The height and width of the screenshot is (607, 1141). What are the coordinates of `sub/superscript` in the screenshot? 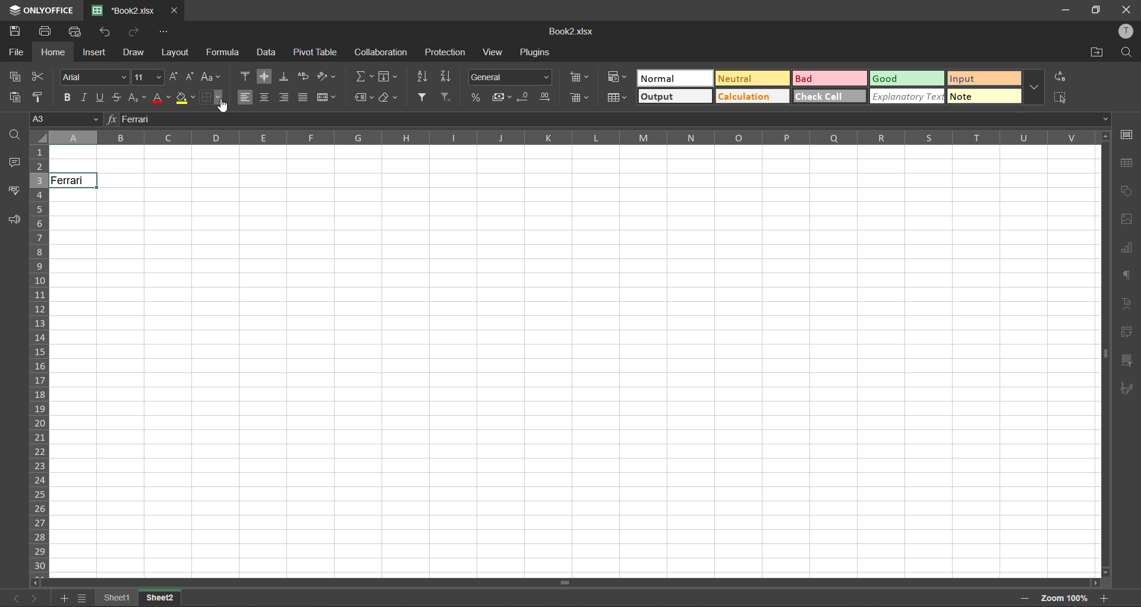 It's located at (139, 98).